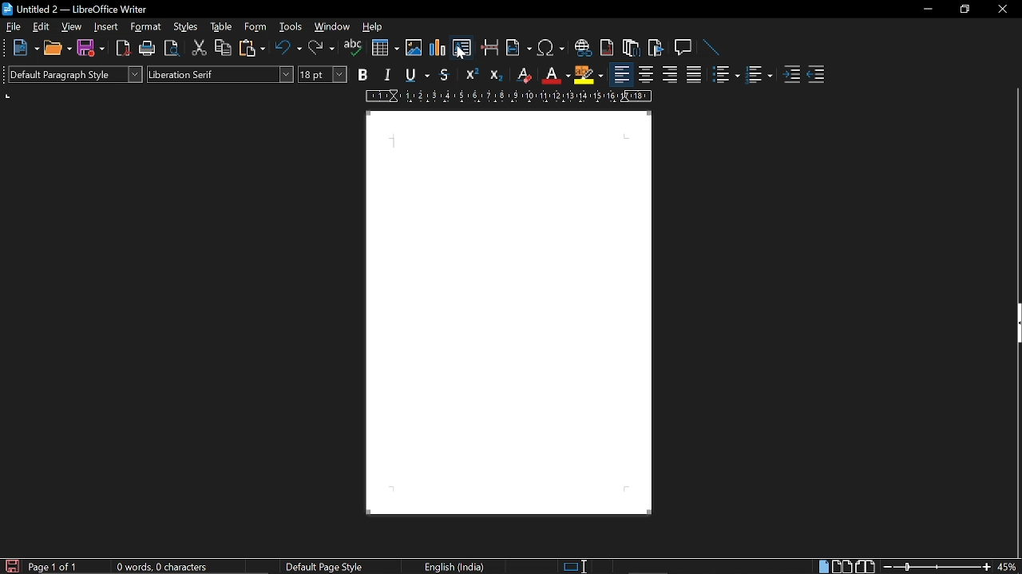 This screenshot has height=574, width=1022. I want to click on superscript, so click(471, 74).